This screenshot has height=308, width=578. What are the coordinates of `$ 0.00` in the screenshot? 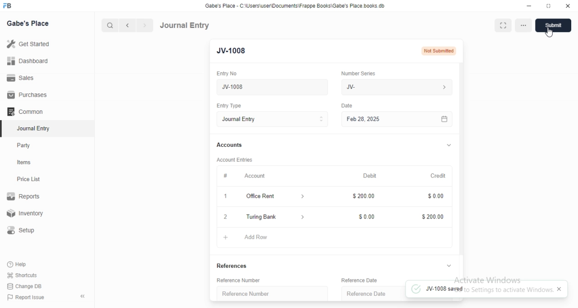 It's located at (434, 197).